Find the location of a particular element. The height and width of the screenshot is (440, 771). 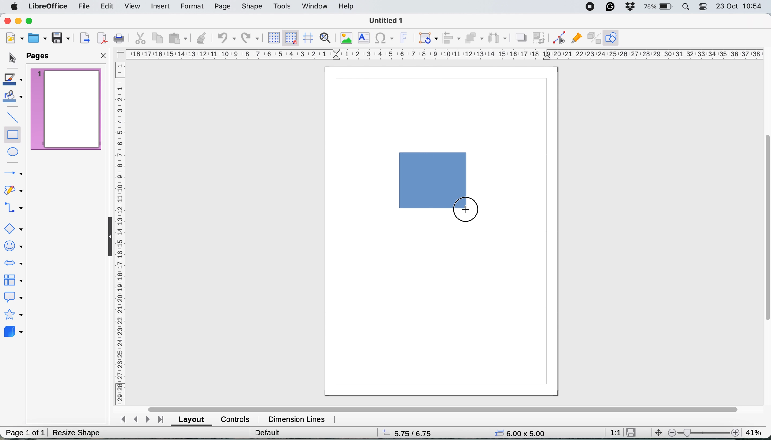

page 1 of 1 is located at coordinates (25, 433).